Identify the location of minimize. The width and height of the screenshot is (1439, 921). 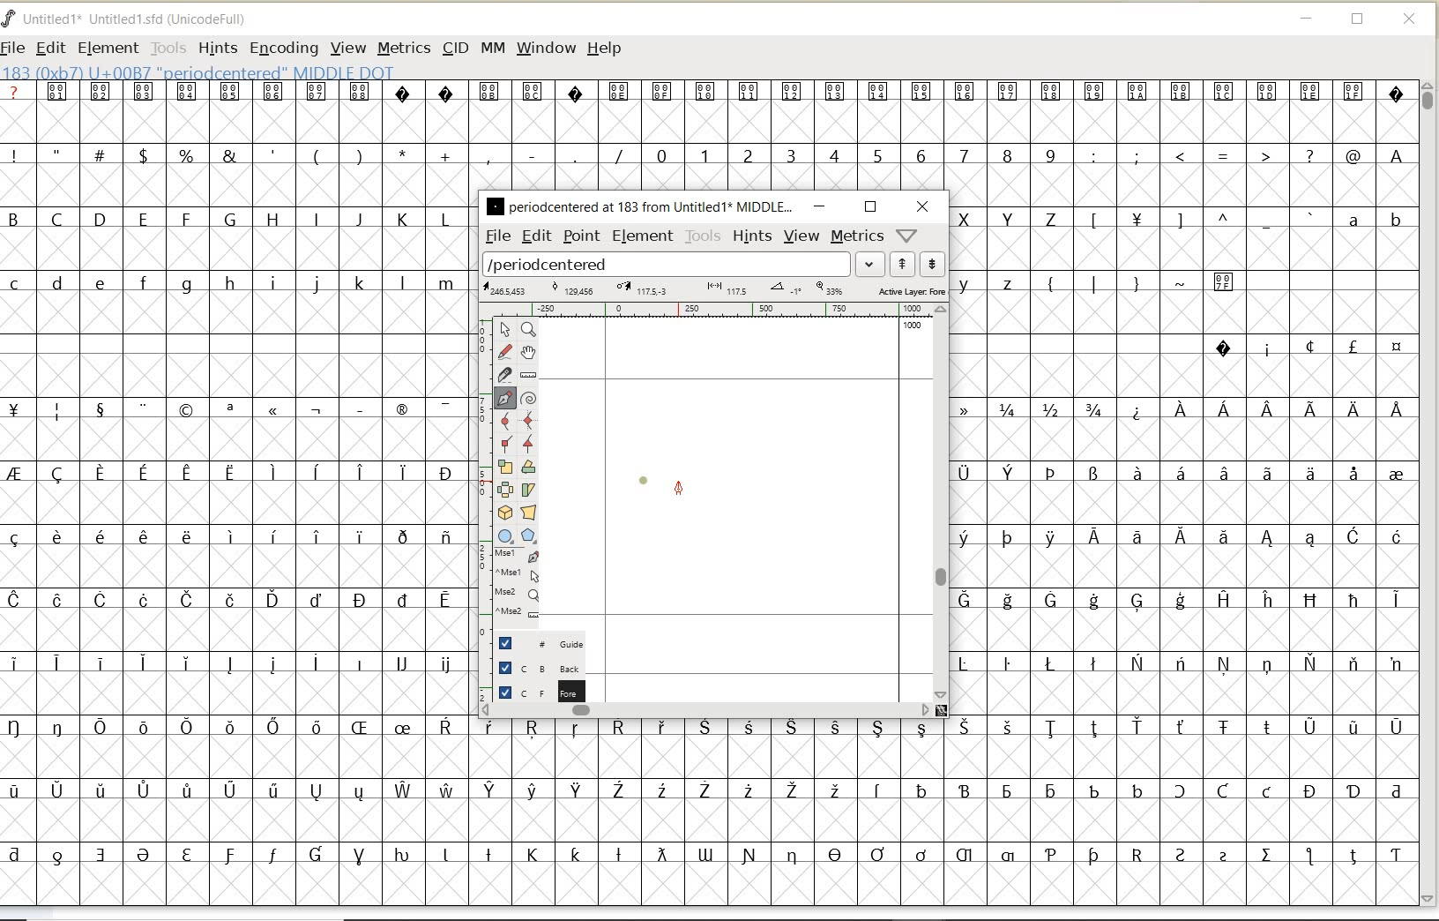
(819, 206).